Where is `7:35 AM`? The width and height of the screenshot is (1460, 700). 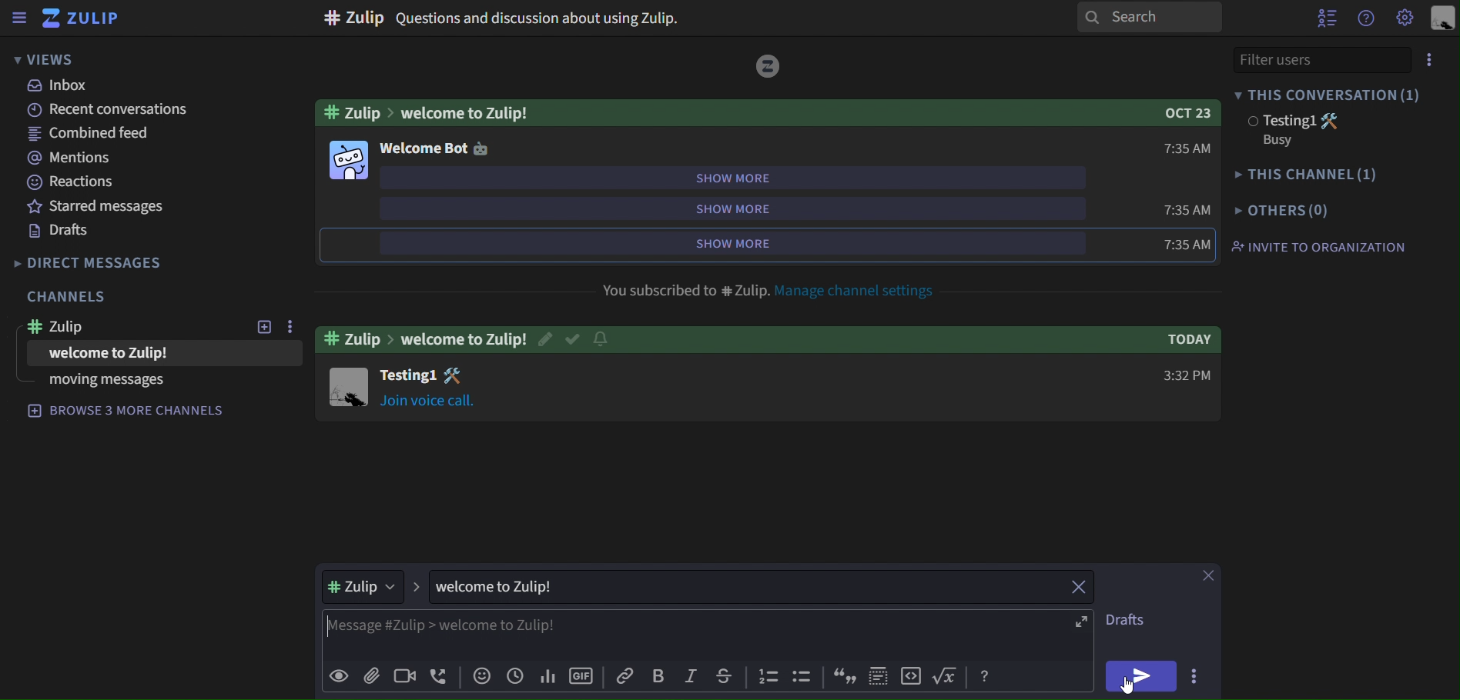 7:35 AM is located at coordinates (1190, 148).